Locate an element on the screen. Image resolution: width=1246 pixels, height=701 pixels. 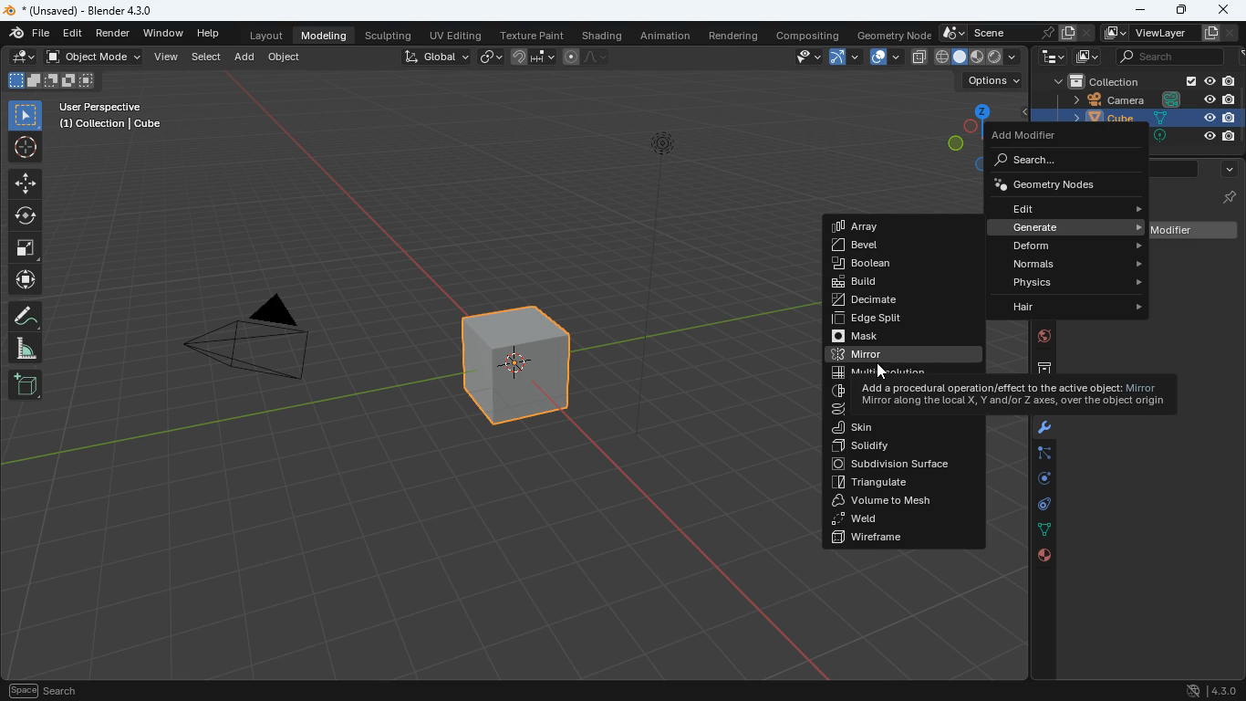
fullscreen is located at coordinates (57, 80).